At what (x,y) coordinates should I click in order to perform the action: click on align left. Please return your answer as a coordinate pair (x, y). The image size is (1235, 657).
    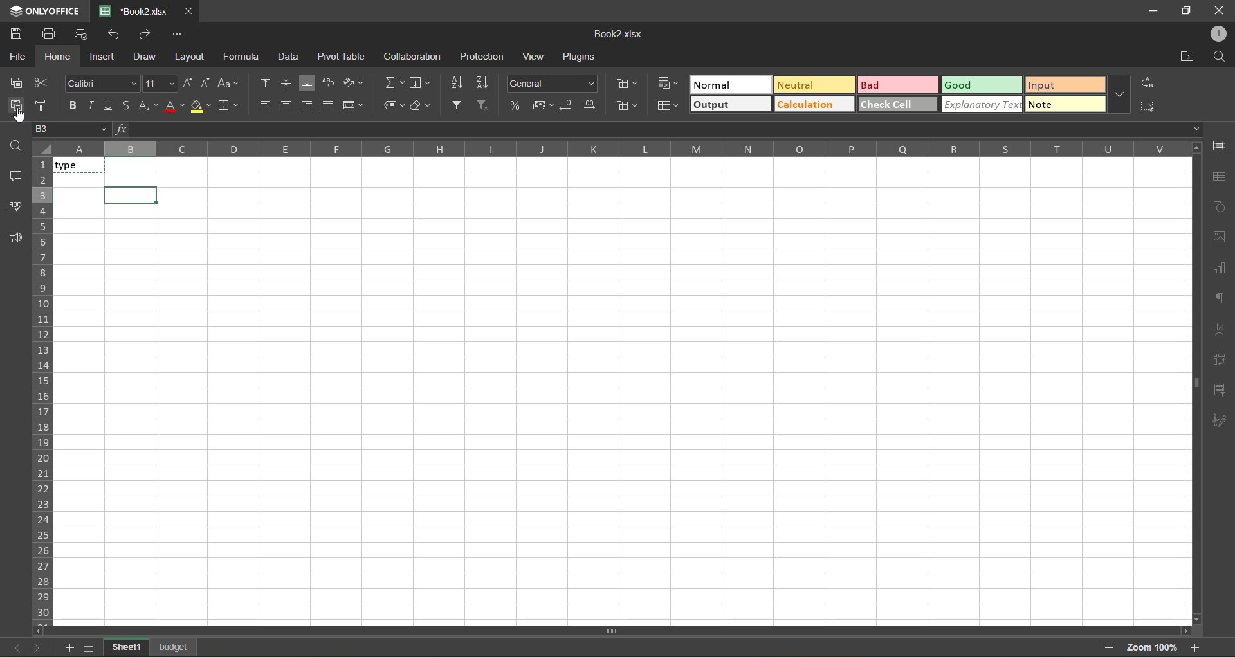
    Looking at the image, I should click on (266, 104).